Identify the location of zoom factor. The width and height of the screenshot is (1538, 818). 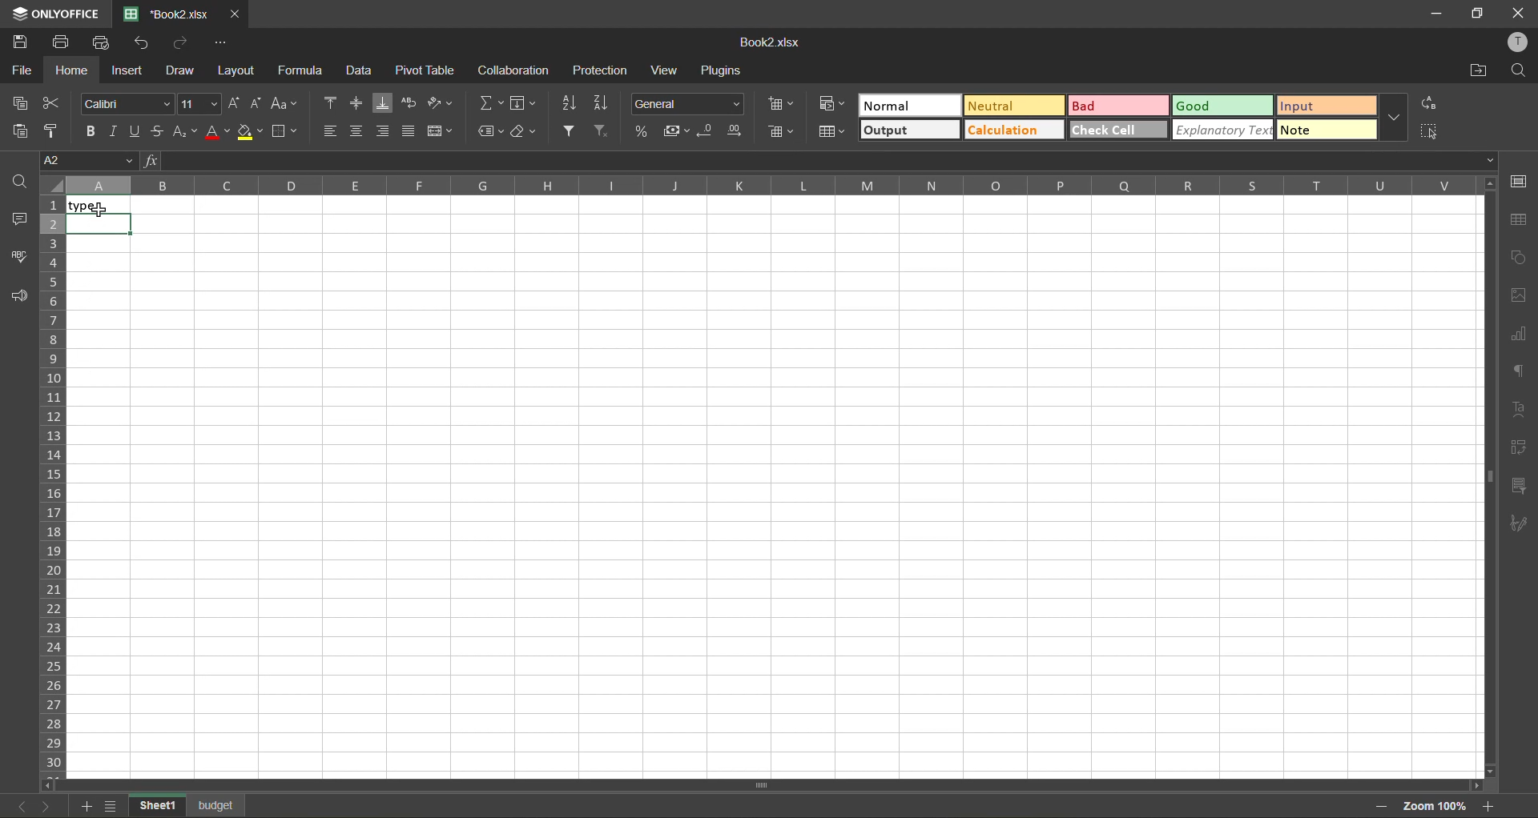
(1432, 806).